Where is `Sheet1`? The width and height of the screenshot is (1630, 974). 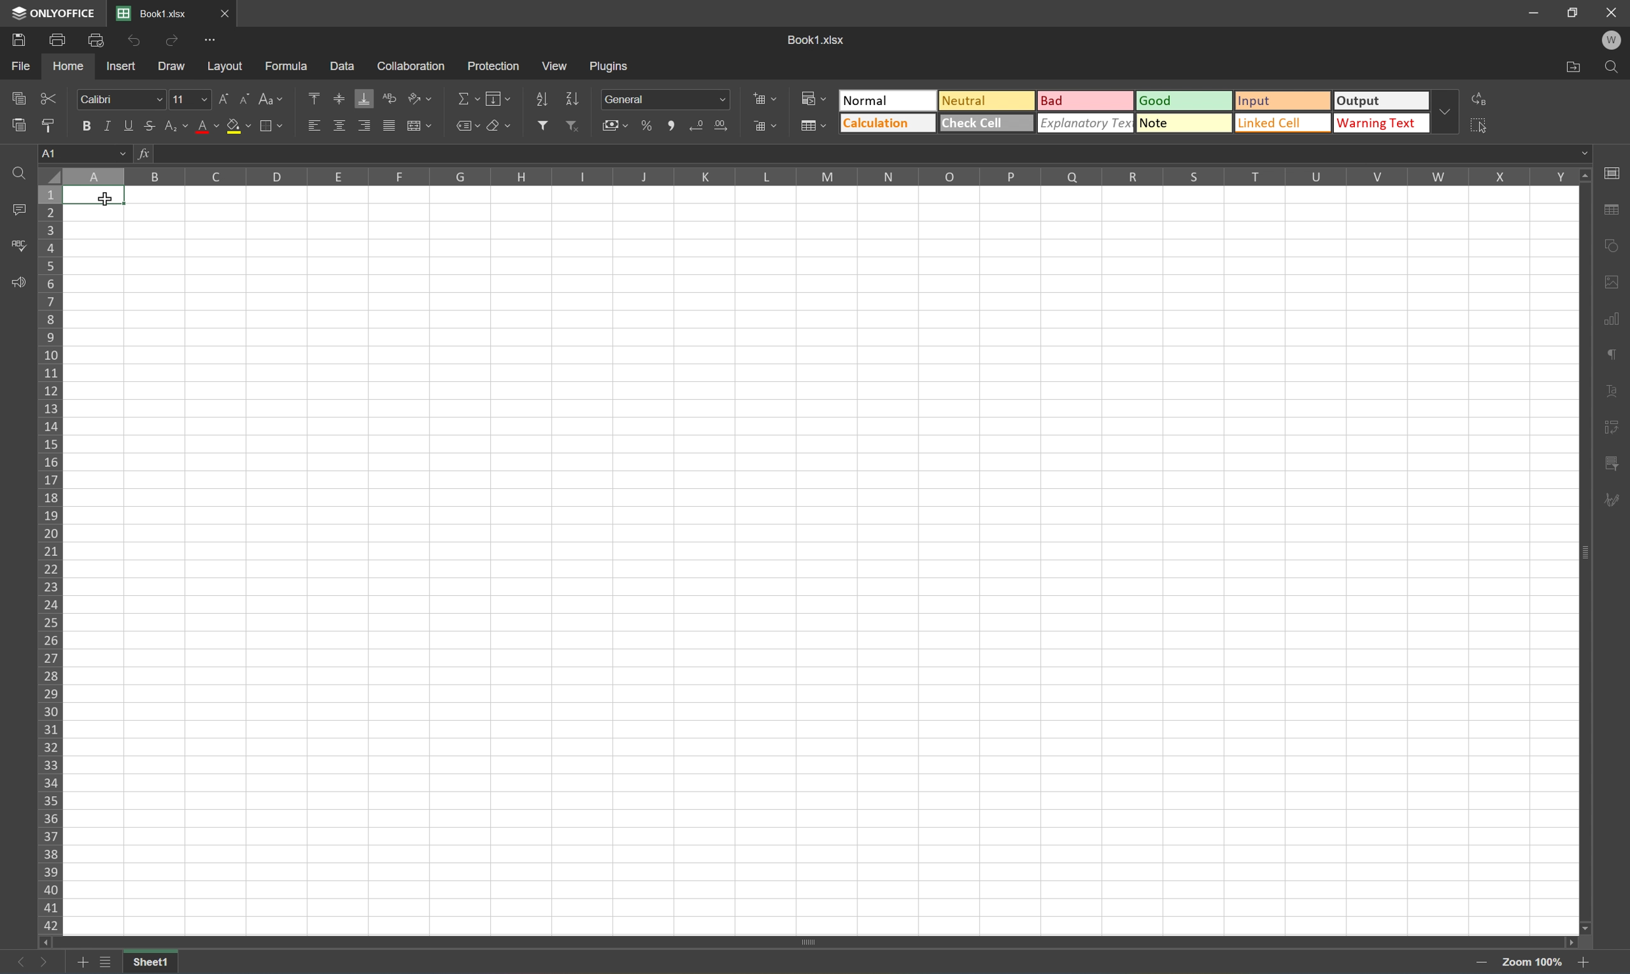 Sheet1 is located at coordinates (152, 963).